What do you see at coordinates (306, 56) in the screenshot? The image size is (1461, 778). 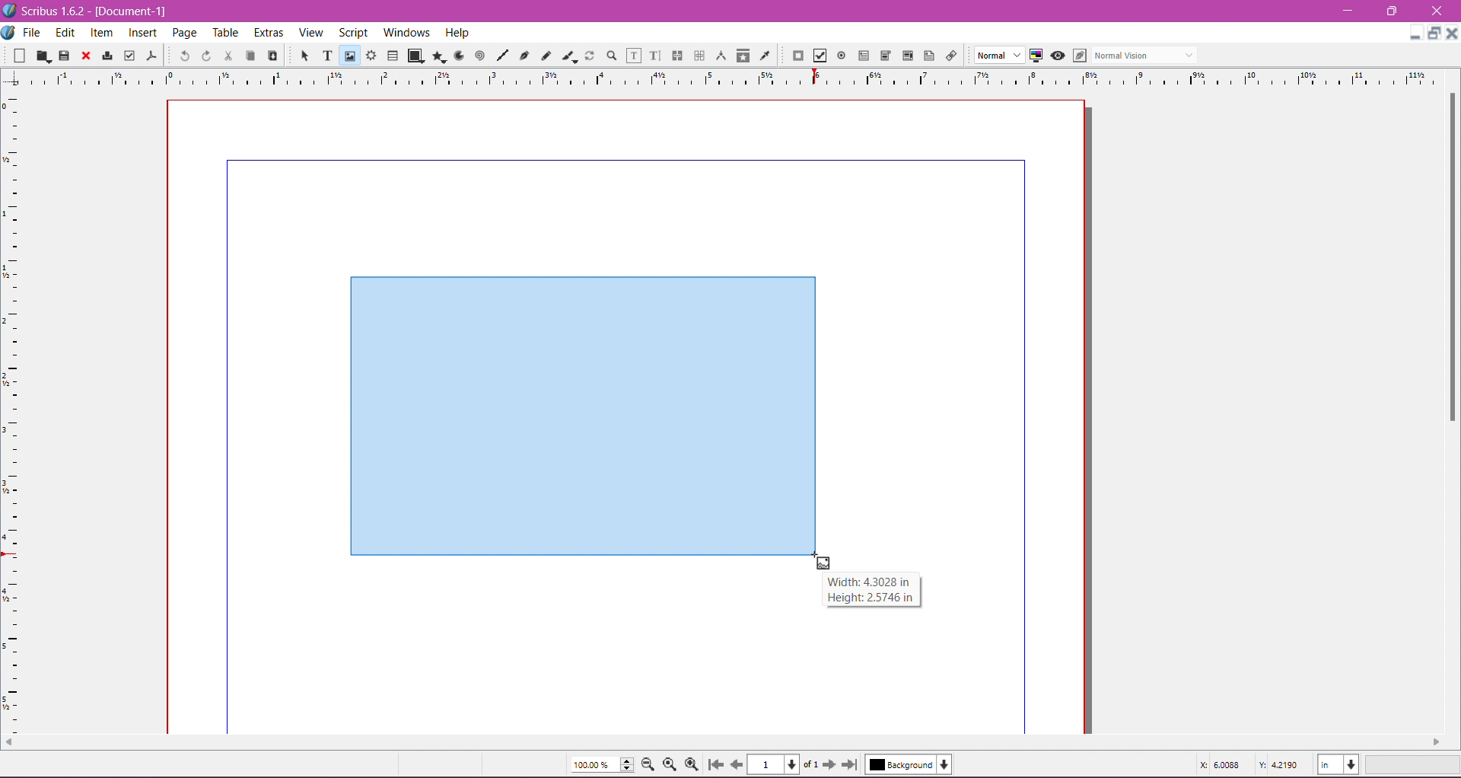 I see `Select Item` at bounding box center [306, 56].